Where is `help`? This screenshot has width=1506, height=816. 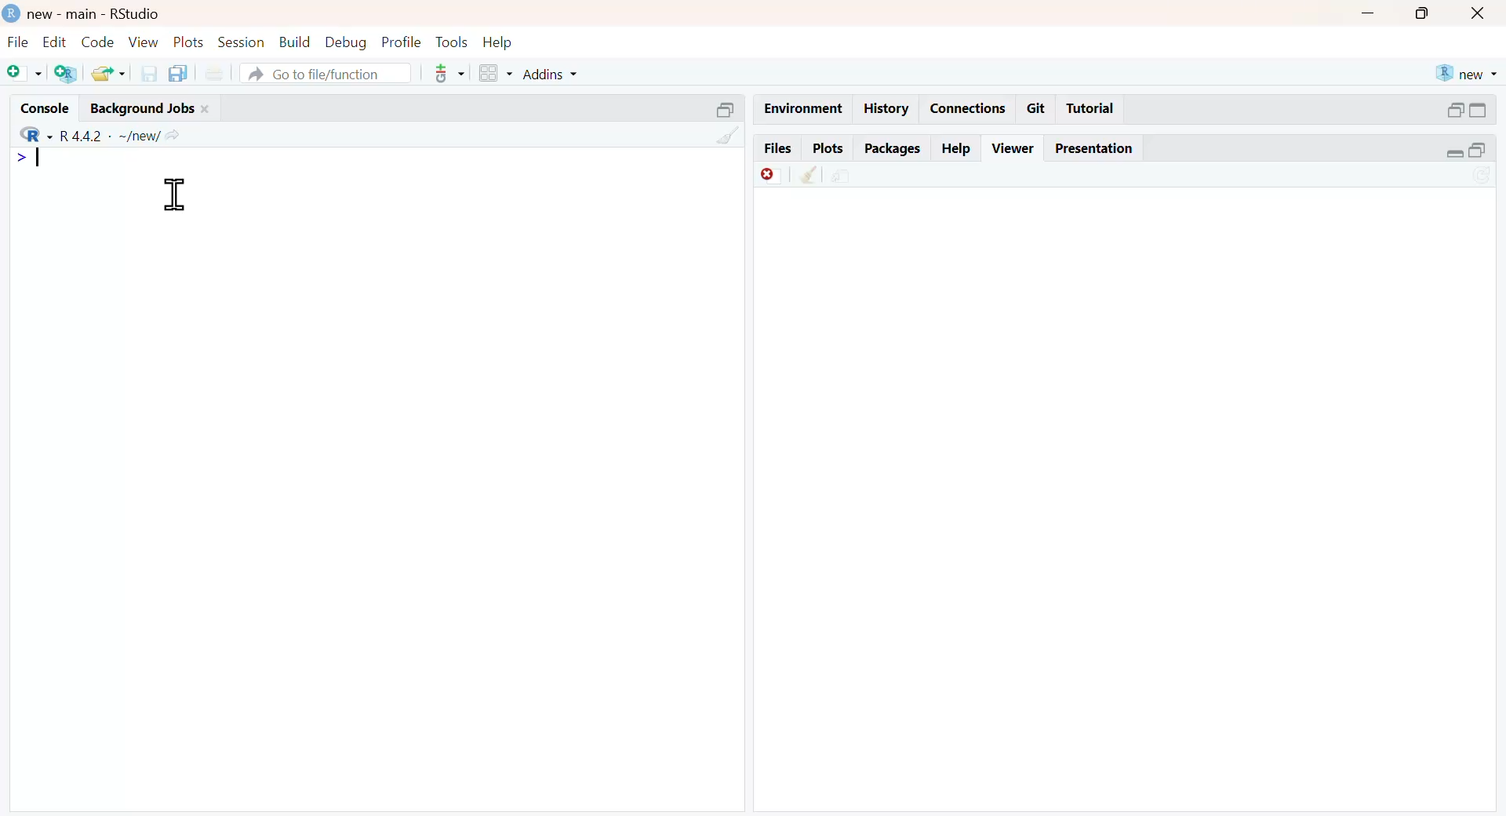 help is located at coordinates (957, 150).